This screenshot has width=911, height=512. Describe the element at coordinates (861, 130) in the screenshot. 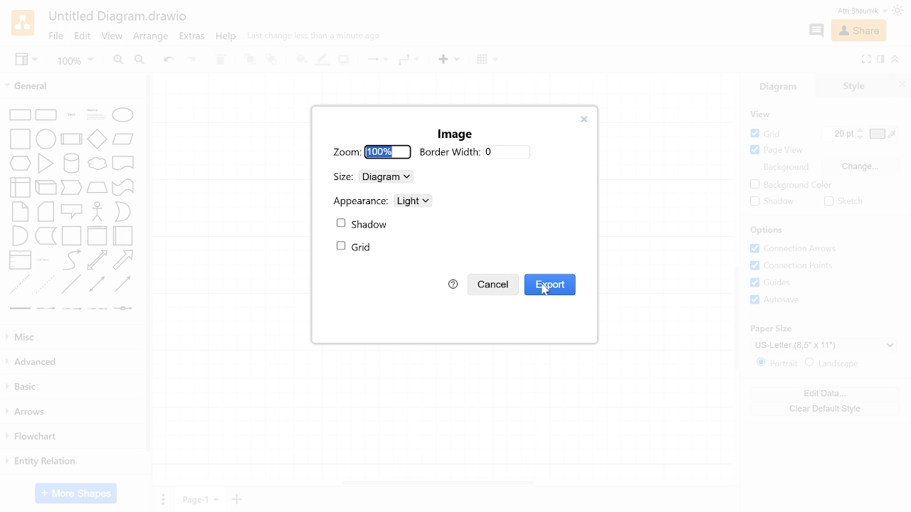

I see `Increase grid pts` at that location.